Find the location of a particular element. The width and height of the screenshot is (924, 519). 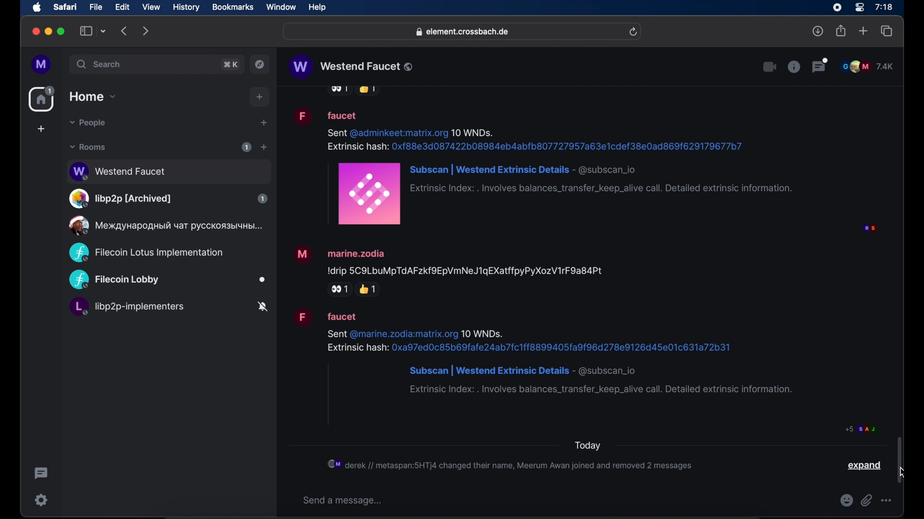

public room is located at coordinates (167, 280).